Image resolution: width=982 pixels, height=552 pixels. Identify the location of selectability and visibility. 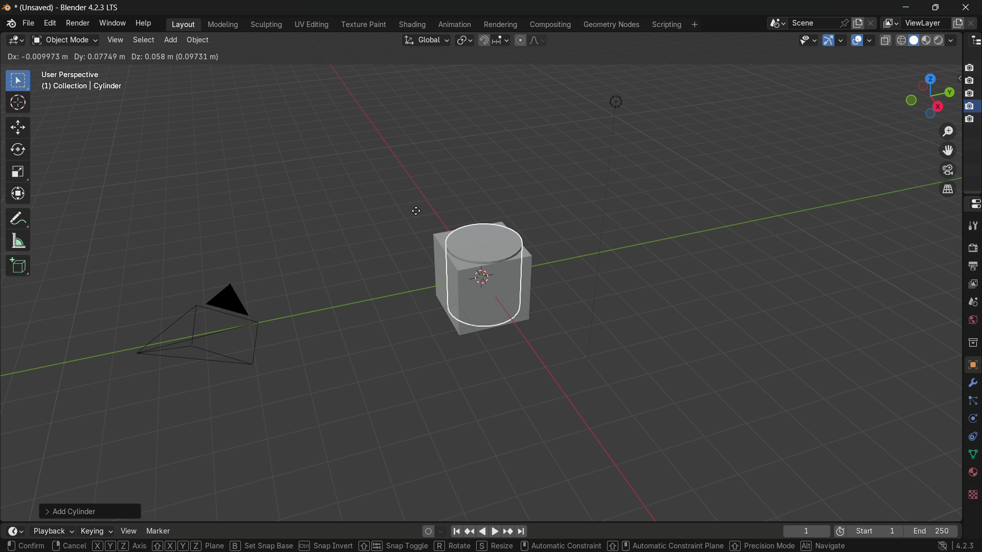
(808, 40).